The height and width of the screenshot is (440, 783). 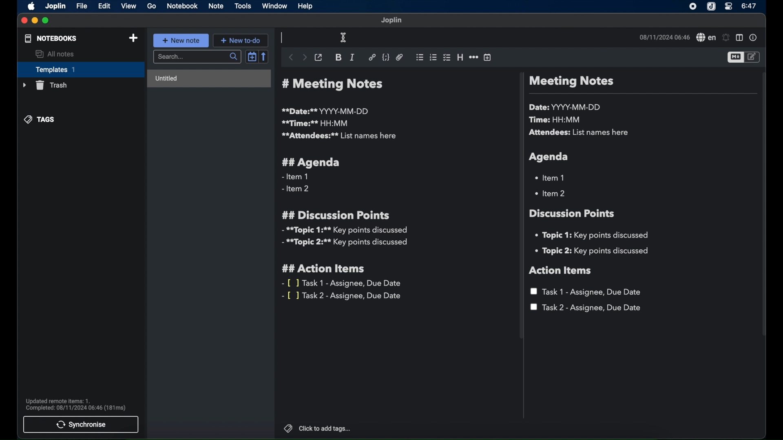 What do you see at coordinates (739, 38) in the screenshot?
I see `toggle editor layout` at bounding box center [739, 38].